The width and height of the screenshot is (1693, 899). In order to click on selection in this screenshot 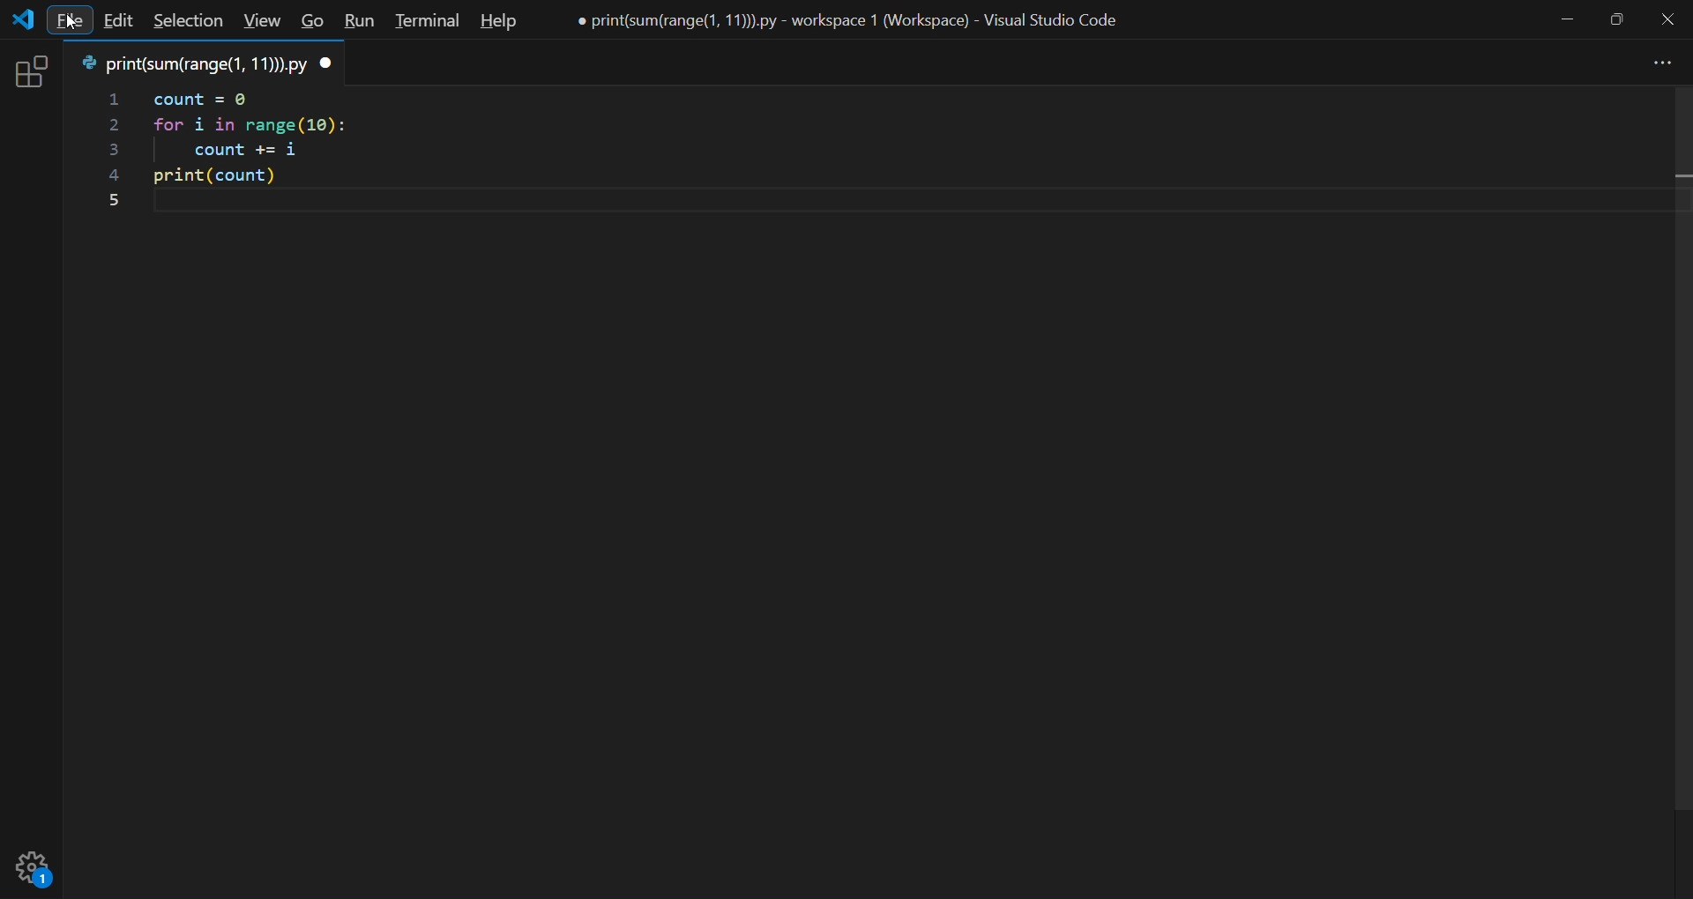, I will do `click(186, 22)`.